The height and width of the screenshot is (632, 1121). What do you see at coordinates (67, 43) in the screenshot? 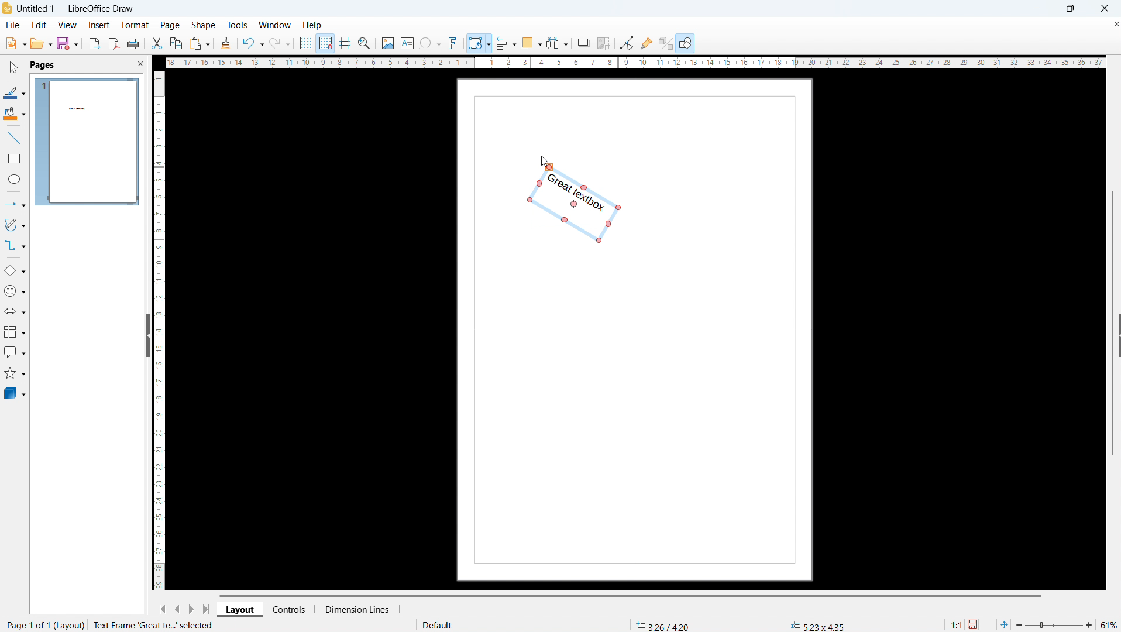
I see `save` at bounding box center [67, 43].